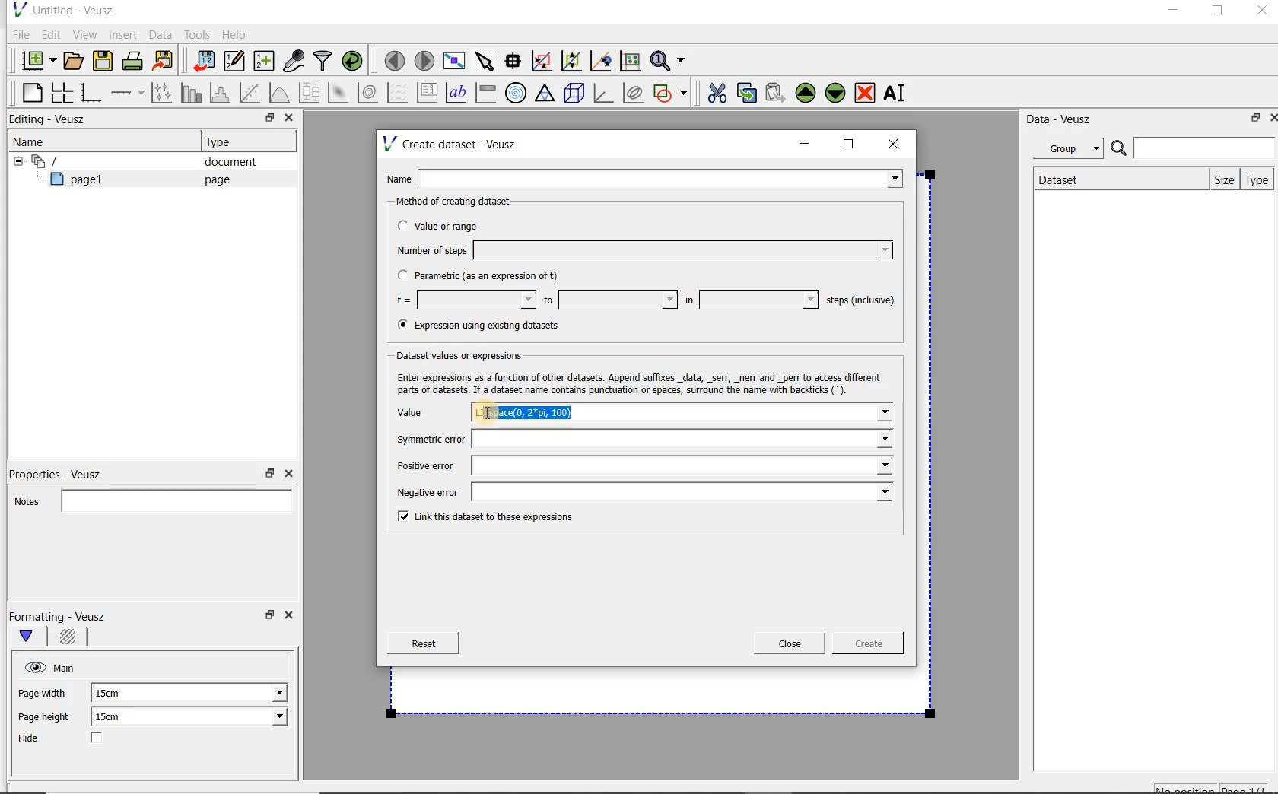 This screenshot has height=794, width=1278. Describe the element at coordinates (323, 62) in the screenshot. I see `filter data` at that location.